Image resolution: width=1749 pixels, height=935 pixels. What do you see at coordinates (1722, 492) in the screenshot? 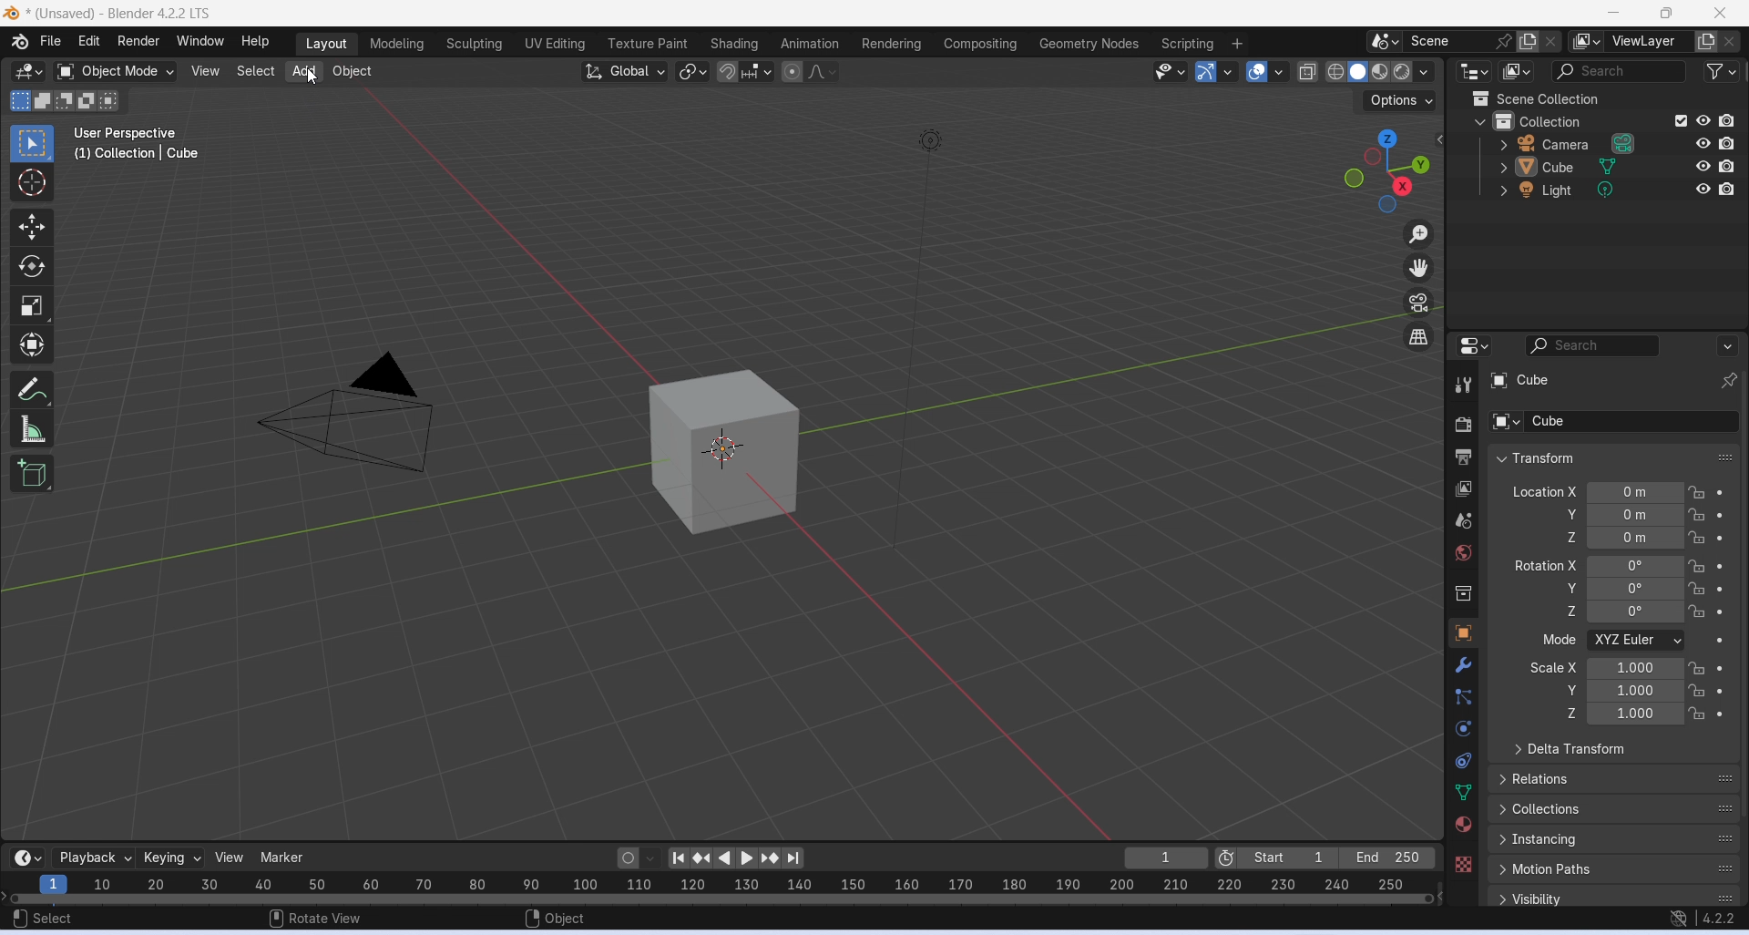
I see `animate property` at bounding box center [1722, 492].